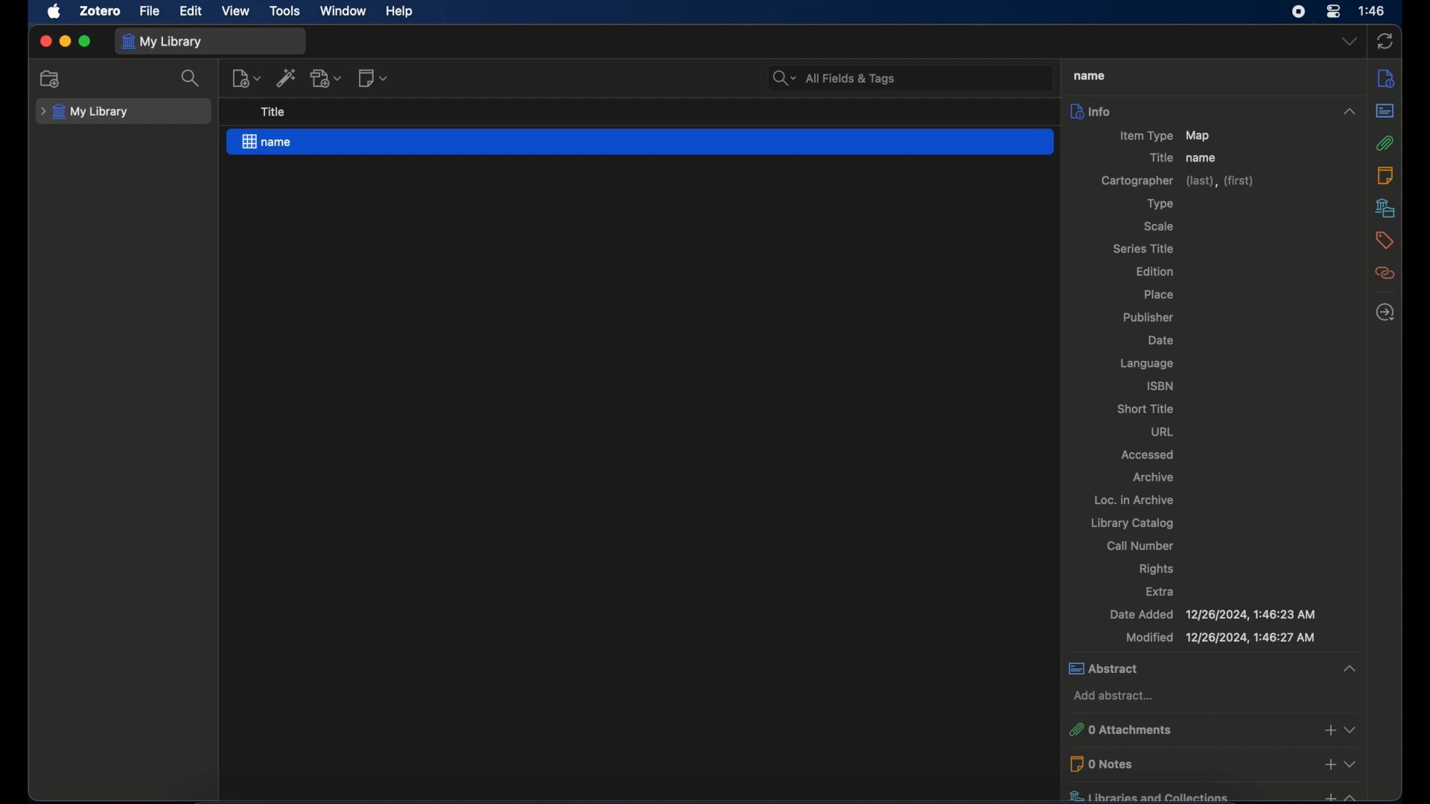 The width and height of the screenshot is (1430, 804). Describe the element at coordinates (1373, 11) in the screenshot. I see `1:46` at that location.